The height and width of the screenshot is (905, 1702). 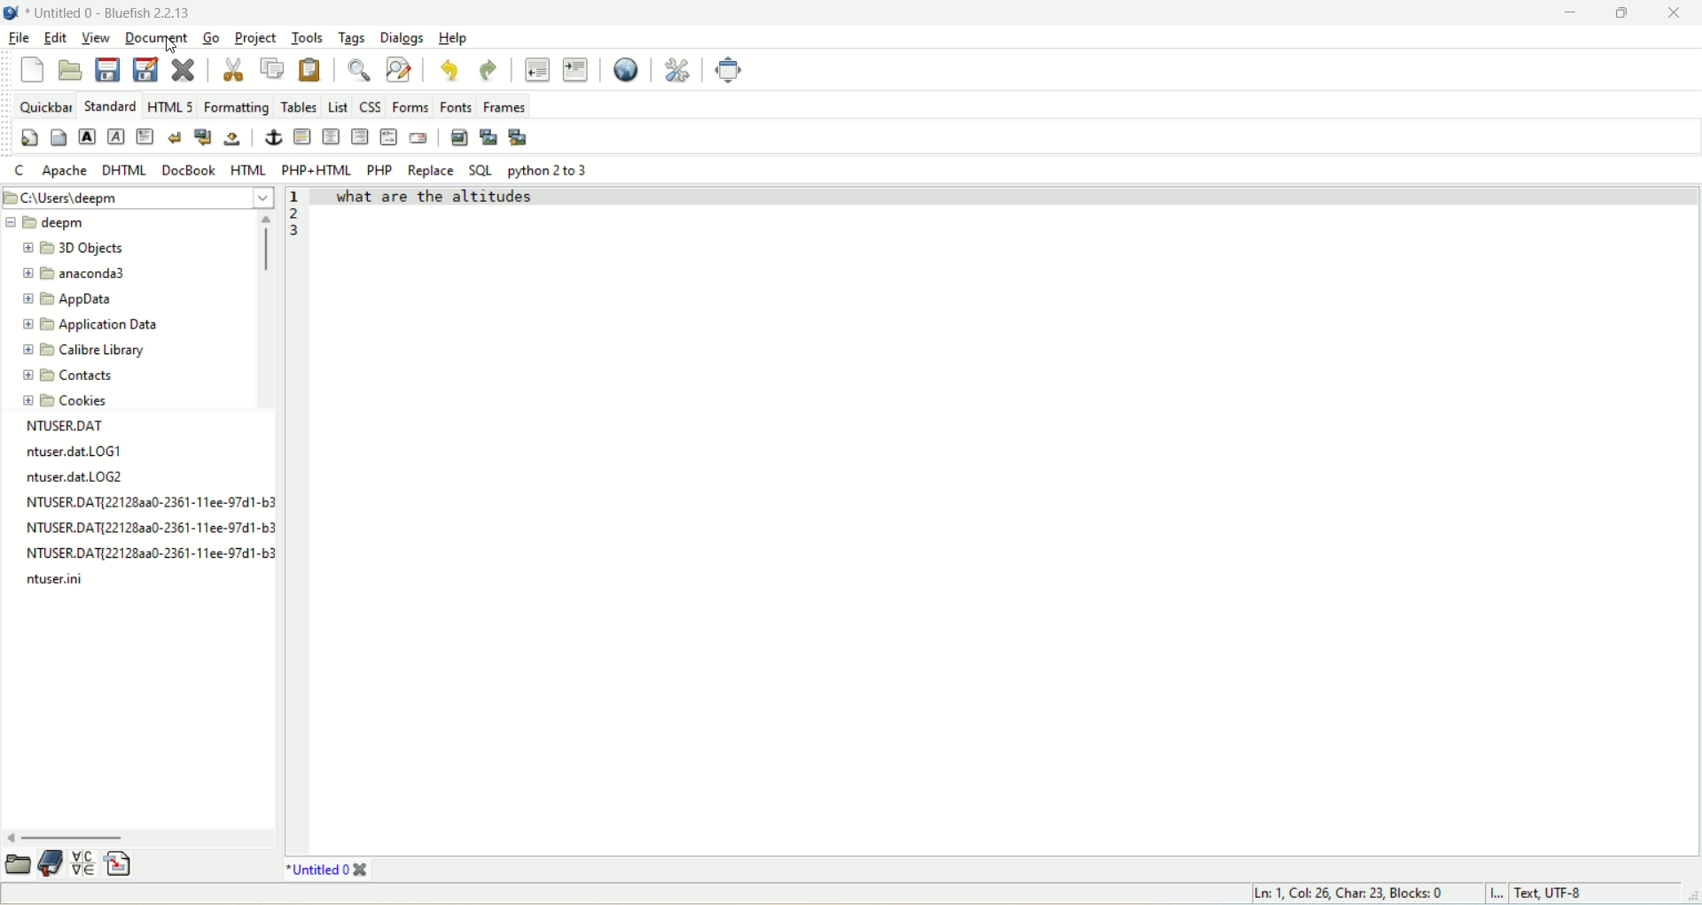 I want to click on vertical scroll bar, so click(x=263, y=310).